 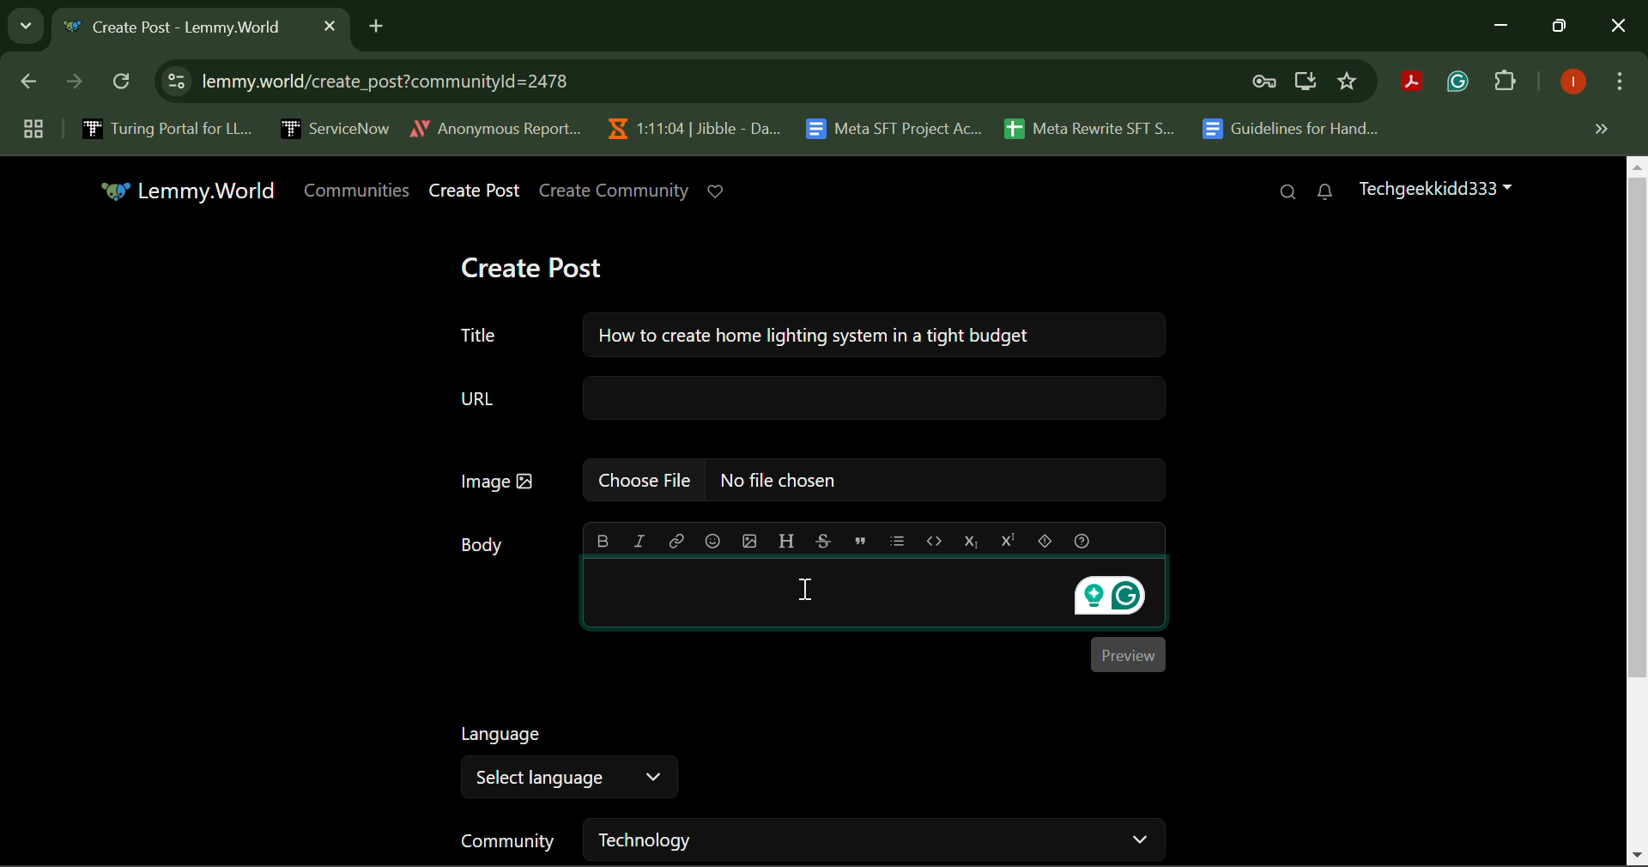 What do you see at coordinates (1305, 83) in the screenshot?
I see `Install Desktop Application` at bounding box center [1305, 83].